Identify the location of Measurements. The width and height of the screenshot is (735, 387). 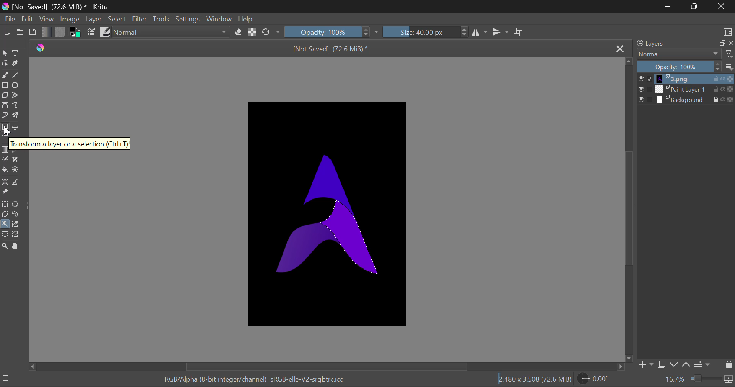
(18, 182).